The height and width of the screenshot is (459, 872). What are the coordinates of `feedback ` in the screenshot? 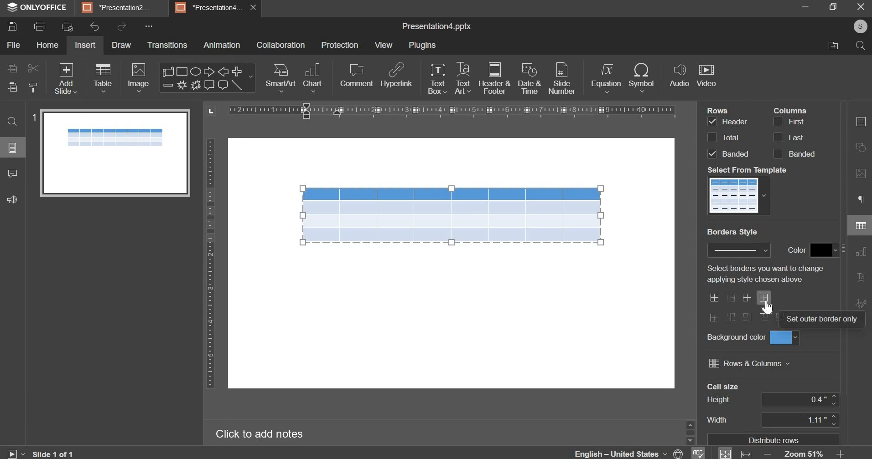 It's located at (13, 199).